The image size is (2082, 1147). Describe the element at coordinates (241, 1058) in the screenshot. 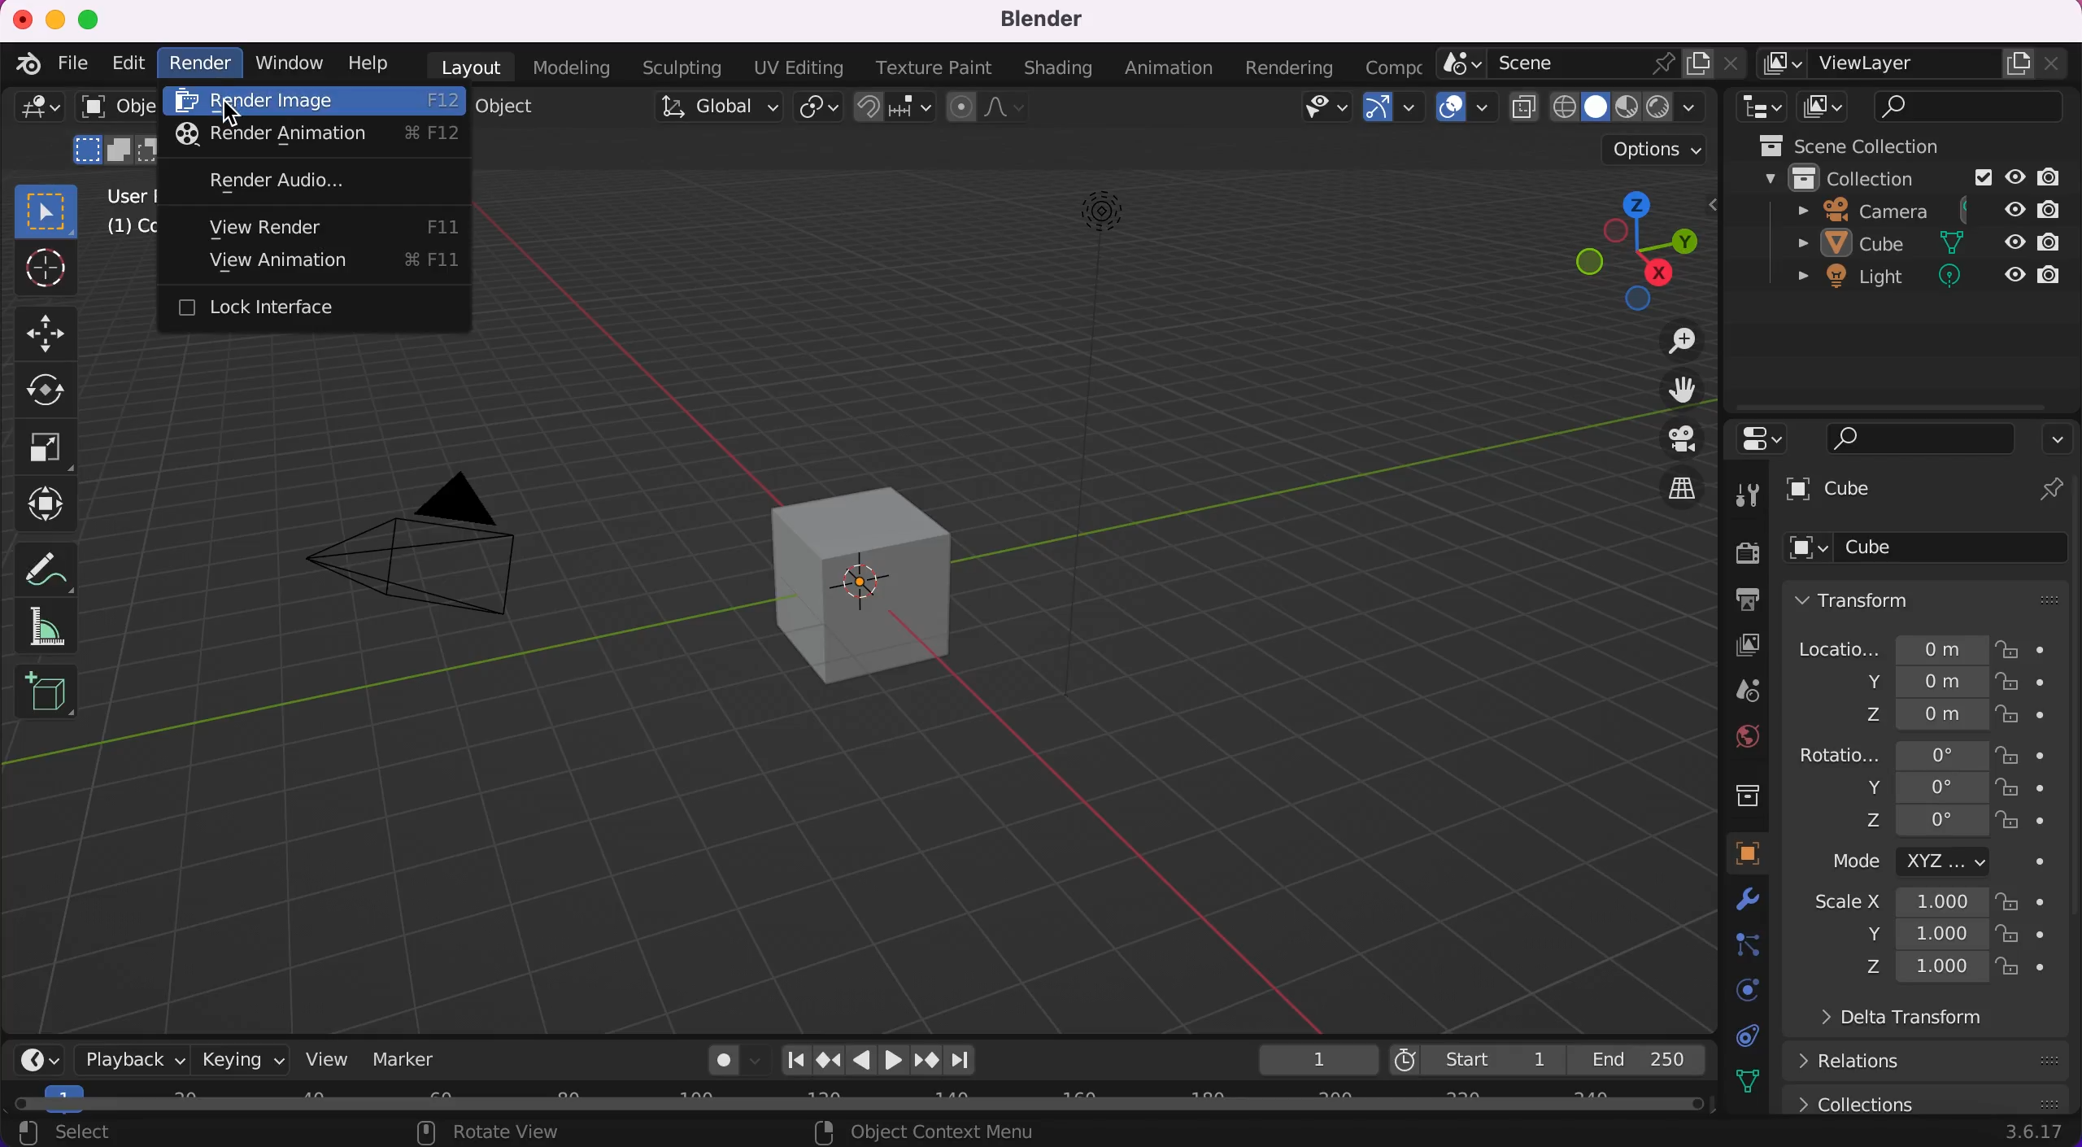

I see `keying` at that location.